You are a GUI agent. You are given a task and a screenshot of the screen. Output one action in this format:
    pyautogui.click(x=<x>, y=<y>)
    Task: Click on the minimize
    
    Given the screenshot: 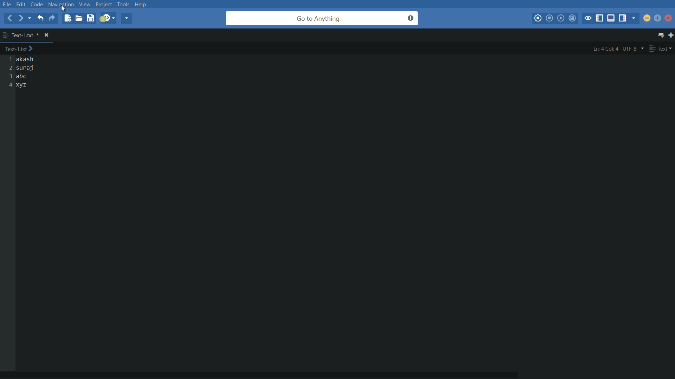 What is the action you would take?
    pyautogui.click(x=647, y=18)
    